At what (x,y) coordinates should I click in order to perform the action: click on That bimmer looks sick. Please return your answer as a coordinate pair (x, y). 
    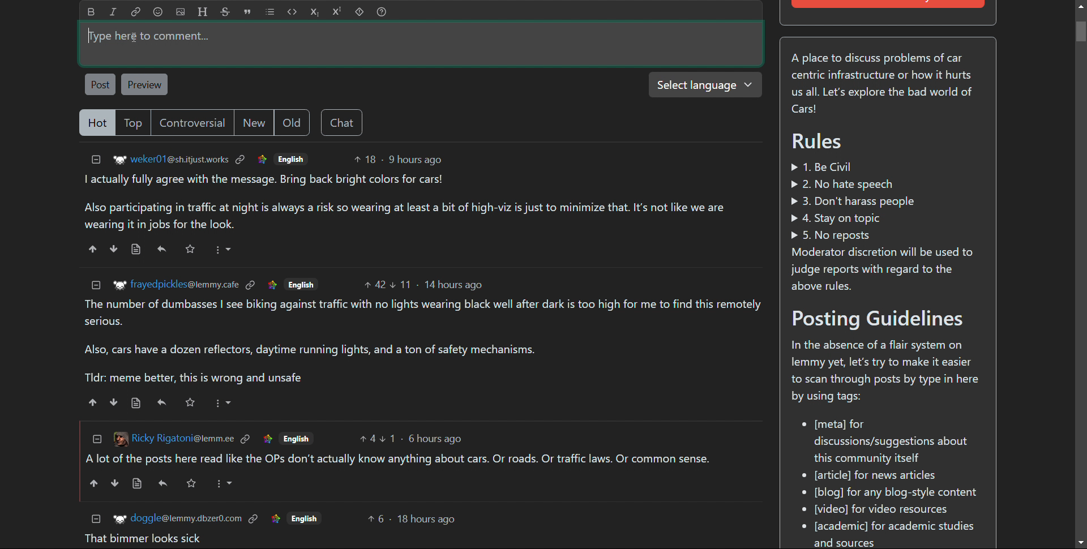
    Looking at the image, I should click on (143, 539).